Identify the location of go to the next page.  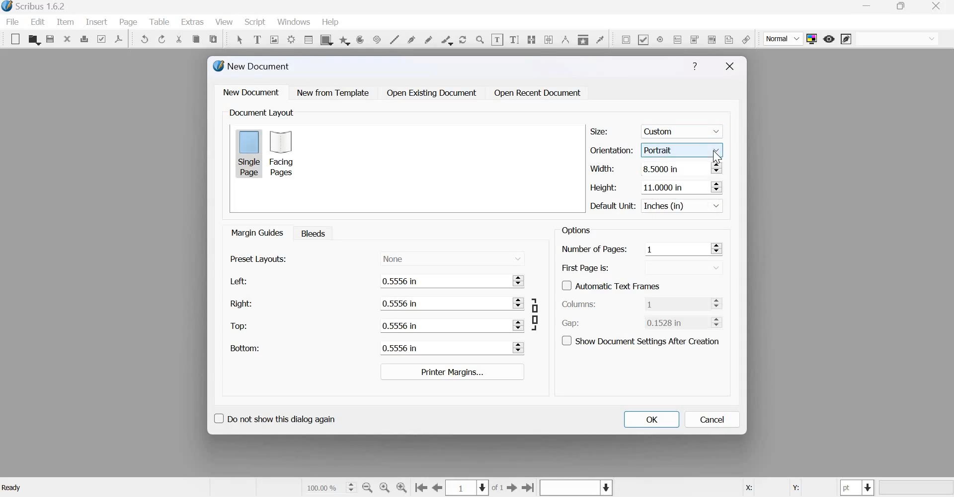
(512, 487).